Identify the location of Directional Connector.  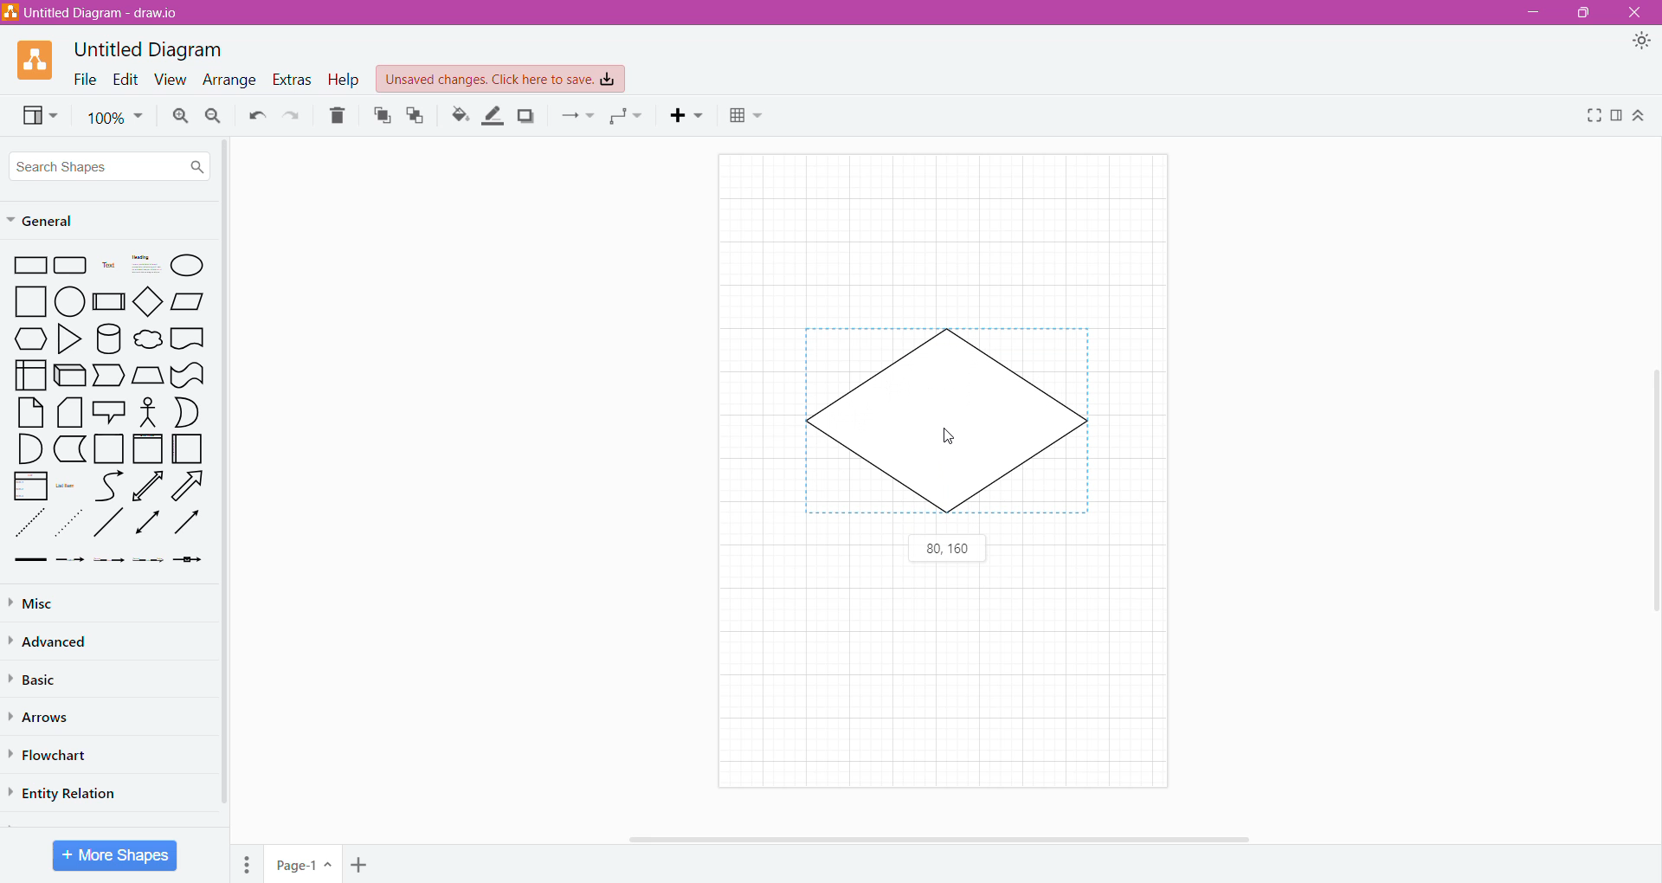
(190, 526).